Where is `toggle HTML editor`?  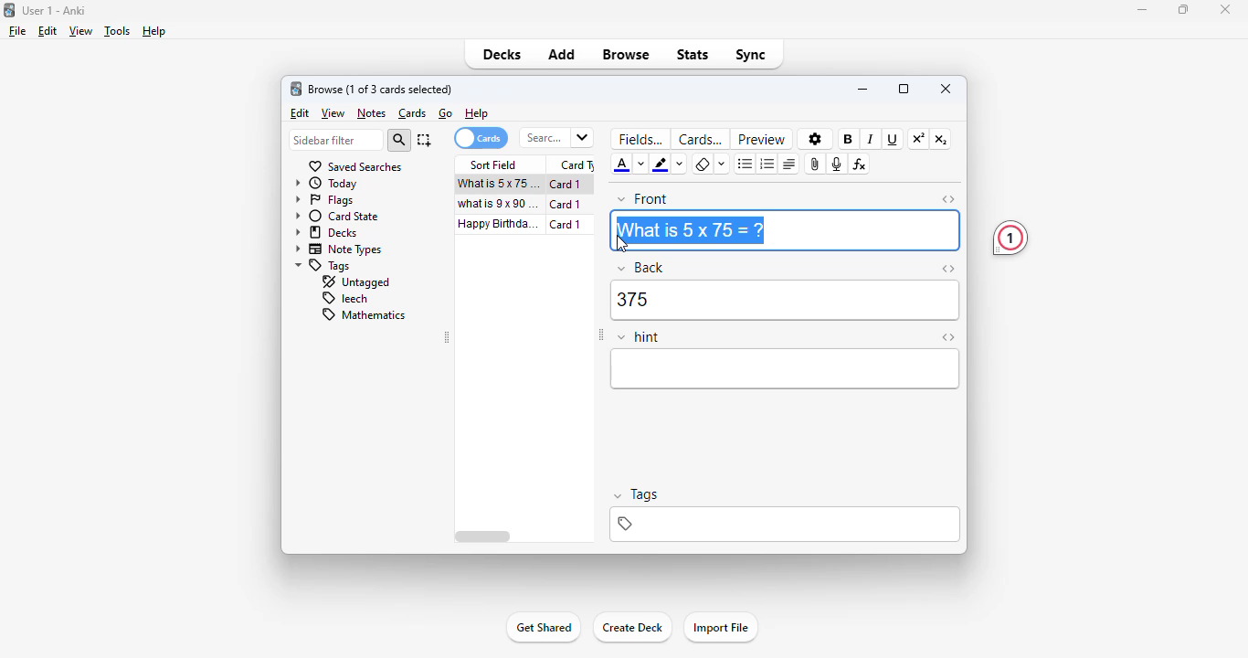 toggle HTML editor is located at coordinates (948, 199).